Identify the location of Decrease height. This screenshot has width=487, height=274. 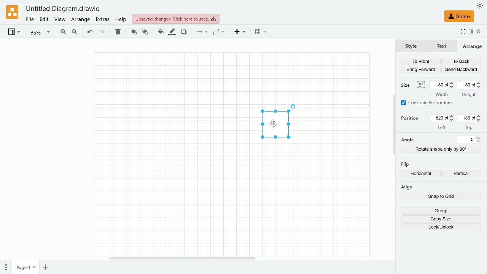
(480, 87).